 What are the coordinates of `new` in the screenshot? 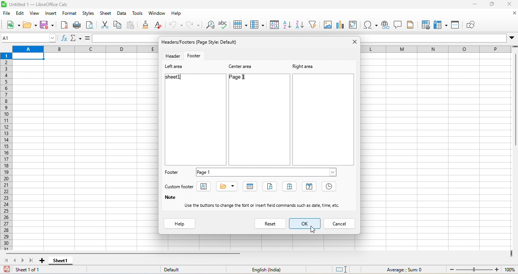 It's located at (12, 25).